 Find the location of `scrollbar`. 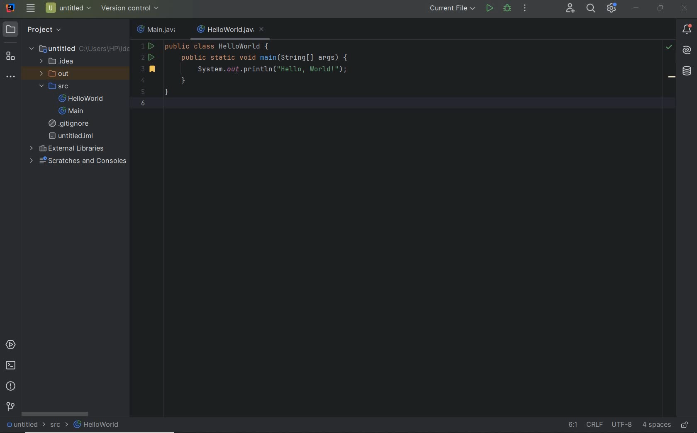

scrollbar is located at coordinates (55, 413).